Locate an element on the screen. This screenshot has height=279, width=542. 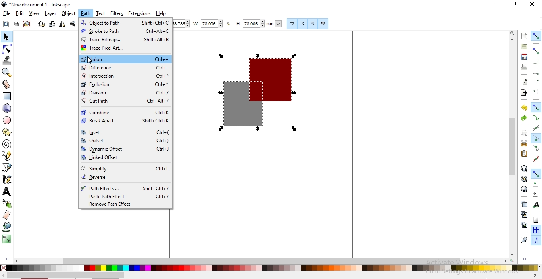
height of selection is located at coordinates (260, 23).